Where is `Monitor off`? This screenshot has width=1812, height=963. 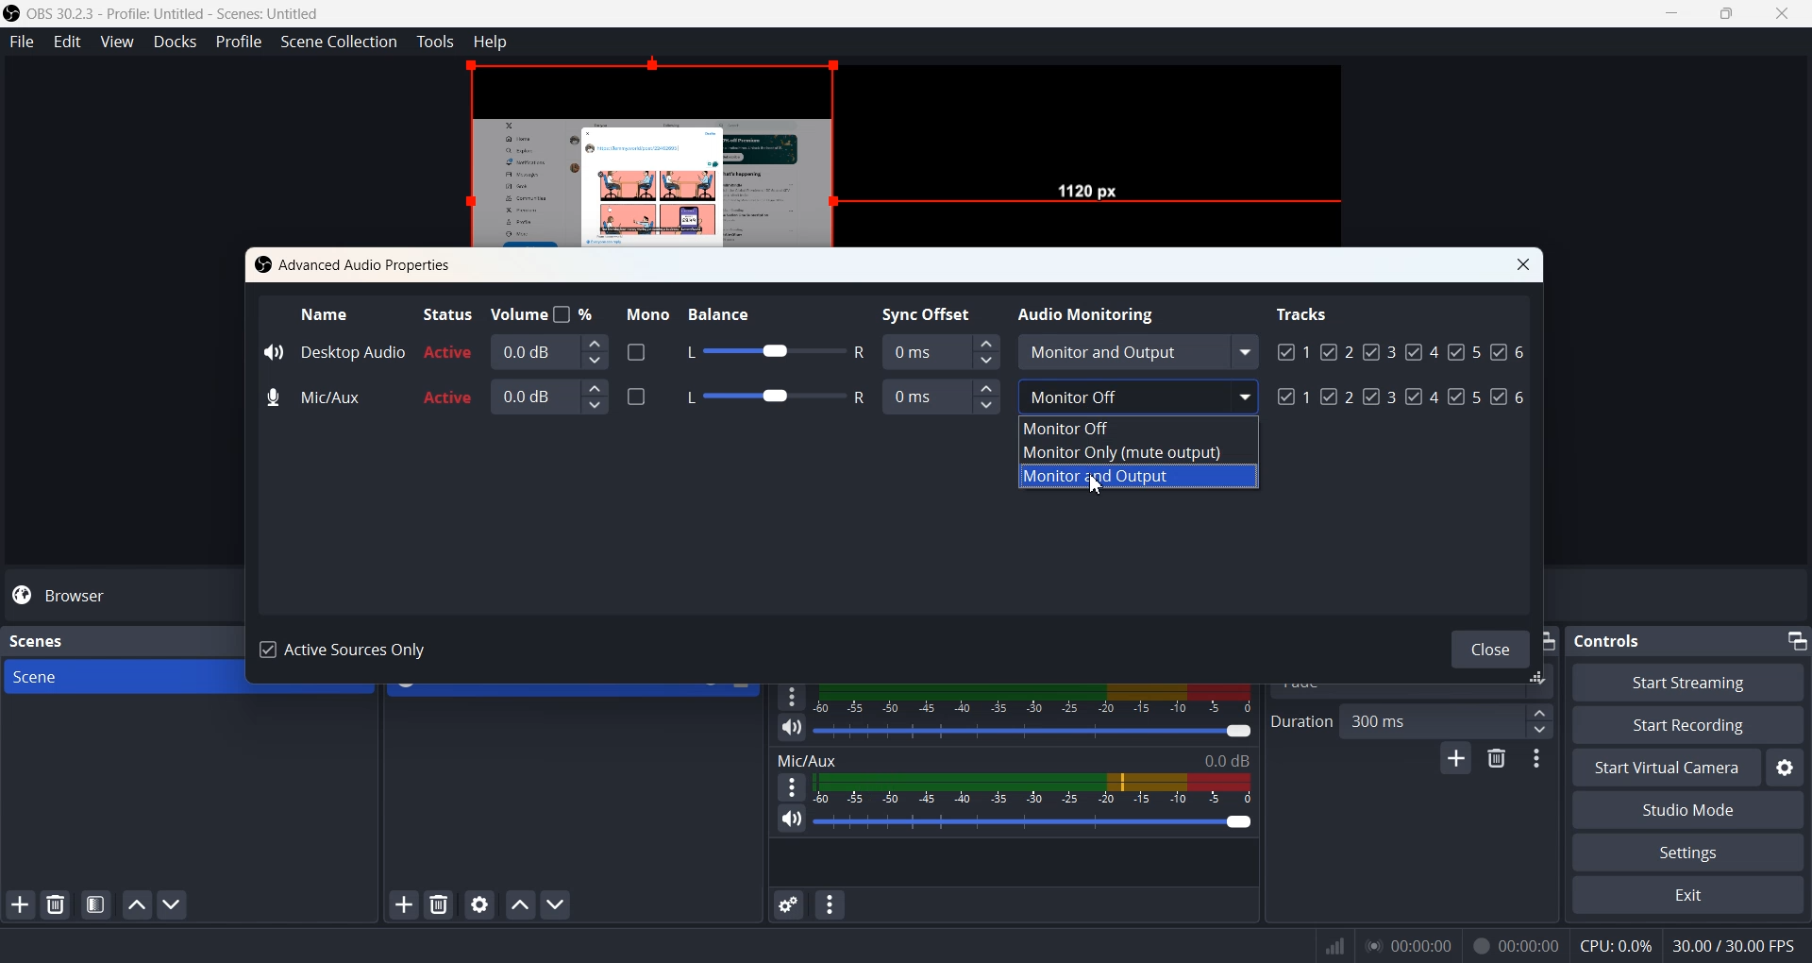
Monitor off is located at coordinates (1137, 394).